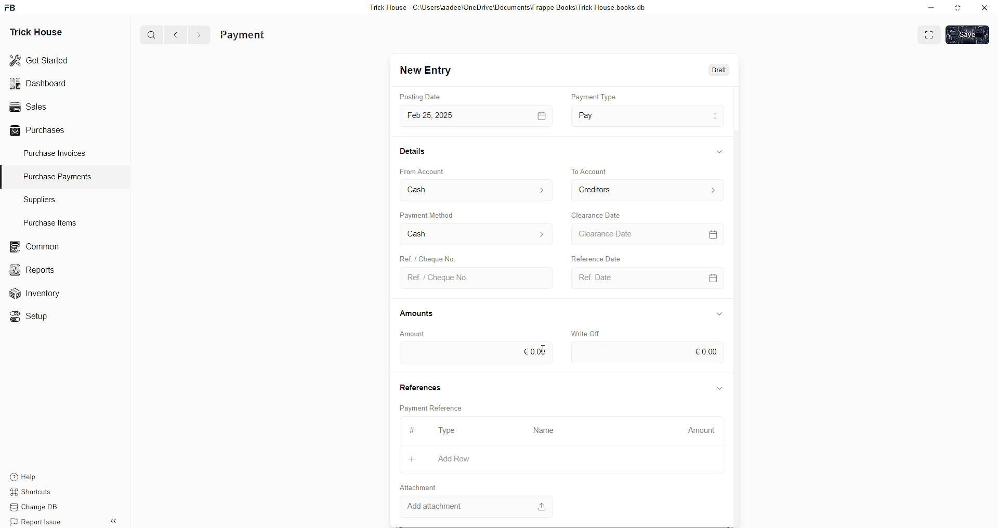 The image size is (998, 528). I want to click on calendar, so click(713, 234).